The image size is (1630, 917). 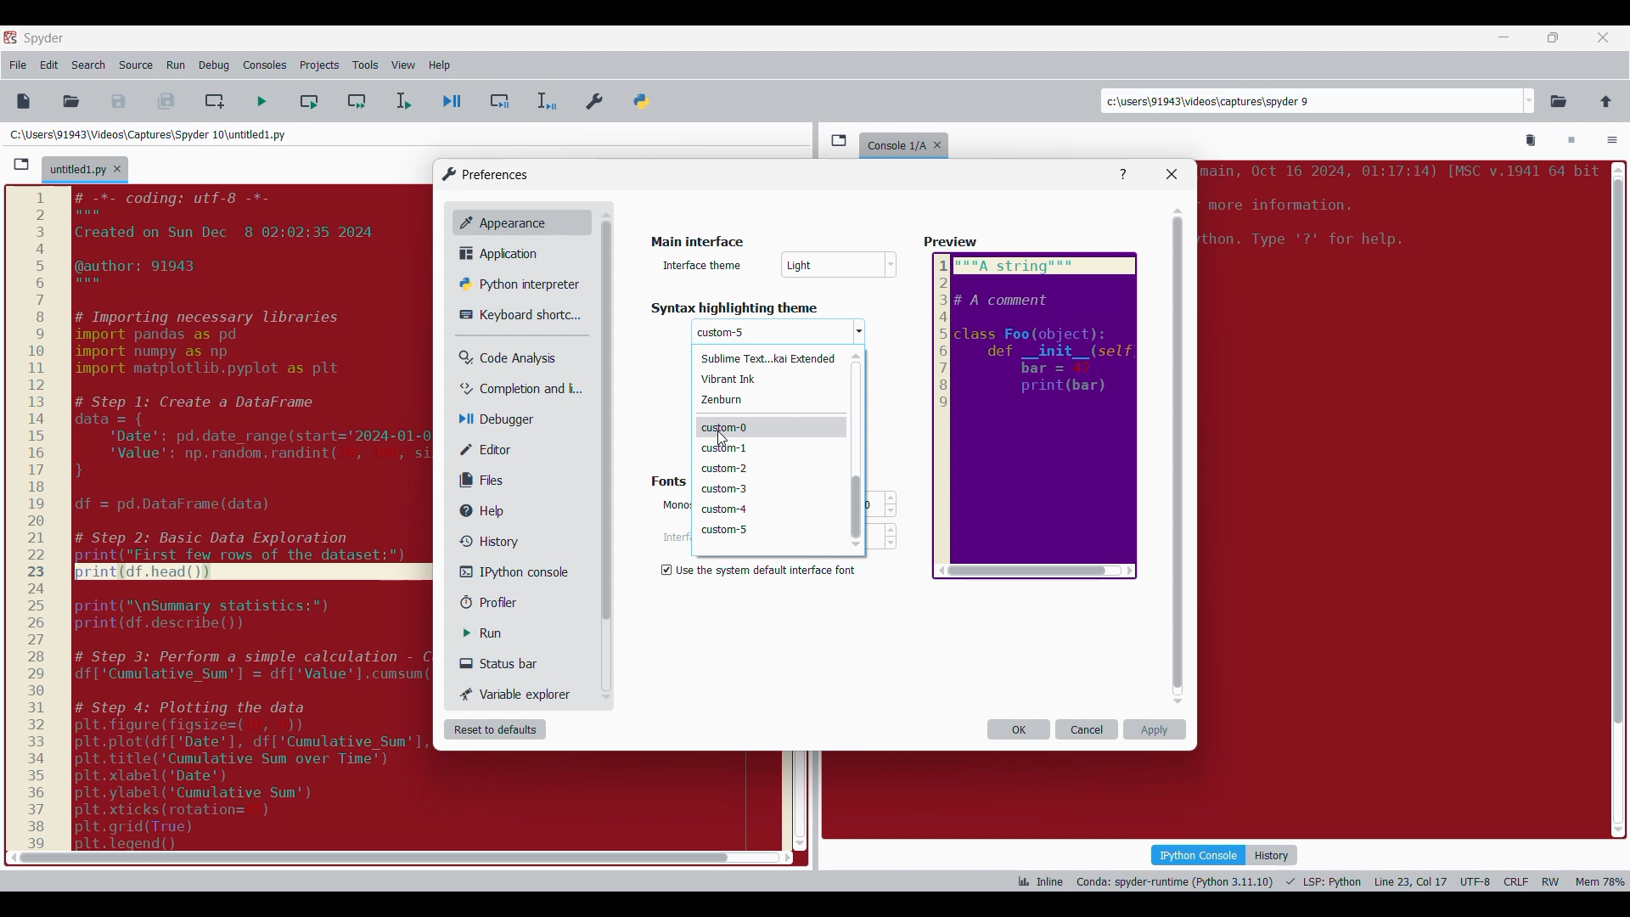 I want to click on Preview reflecting selected color, so click(x=1033, y=416).